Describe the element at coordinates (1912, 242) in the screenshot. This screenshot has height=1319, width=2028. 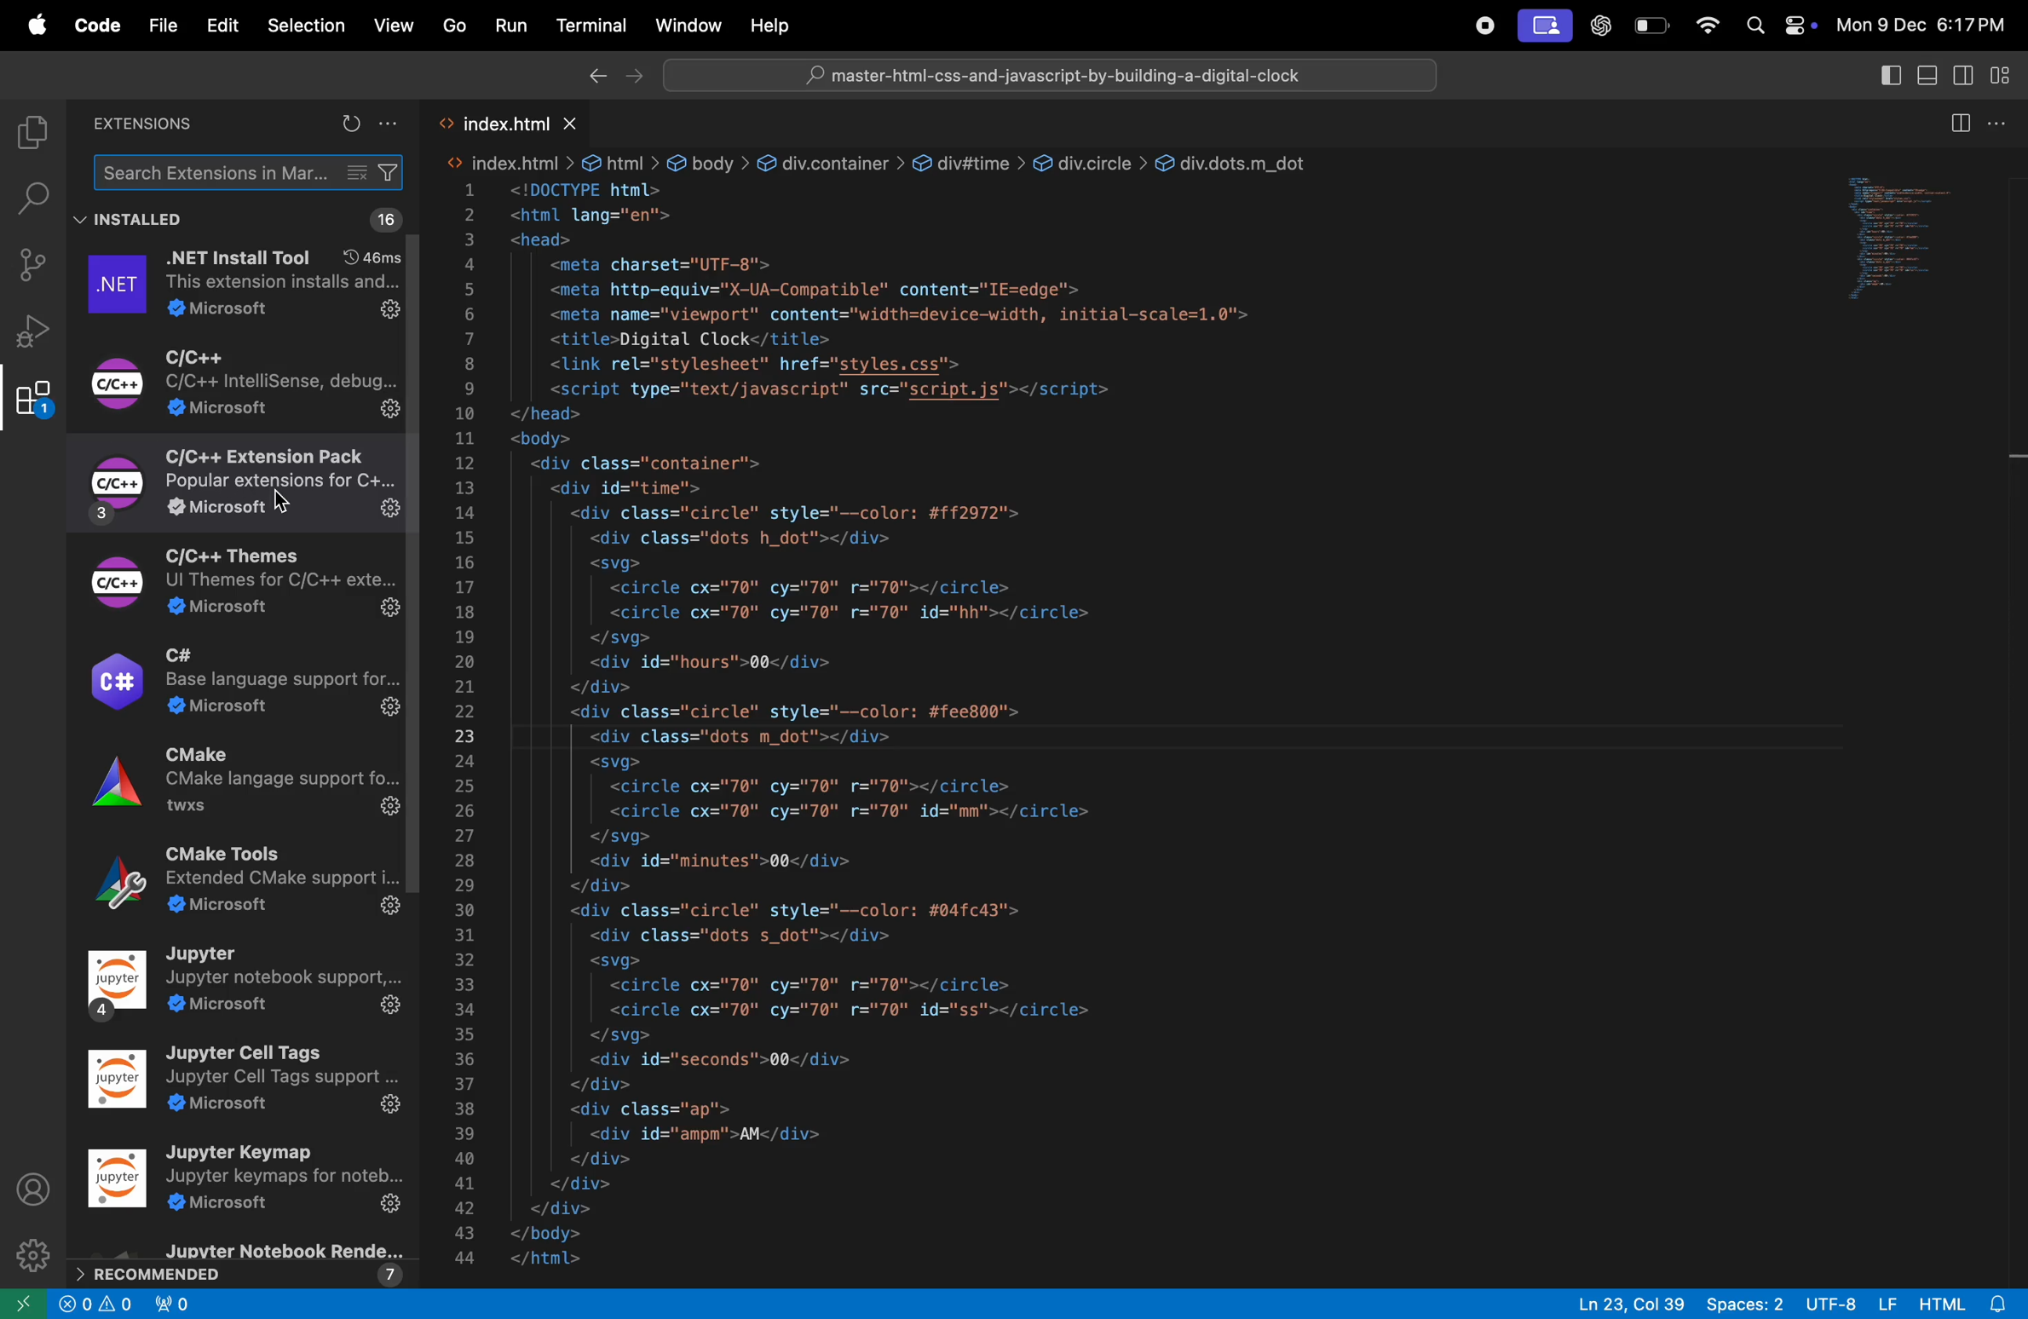
I see `code block` at that location.